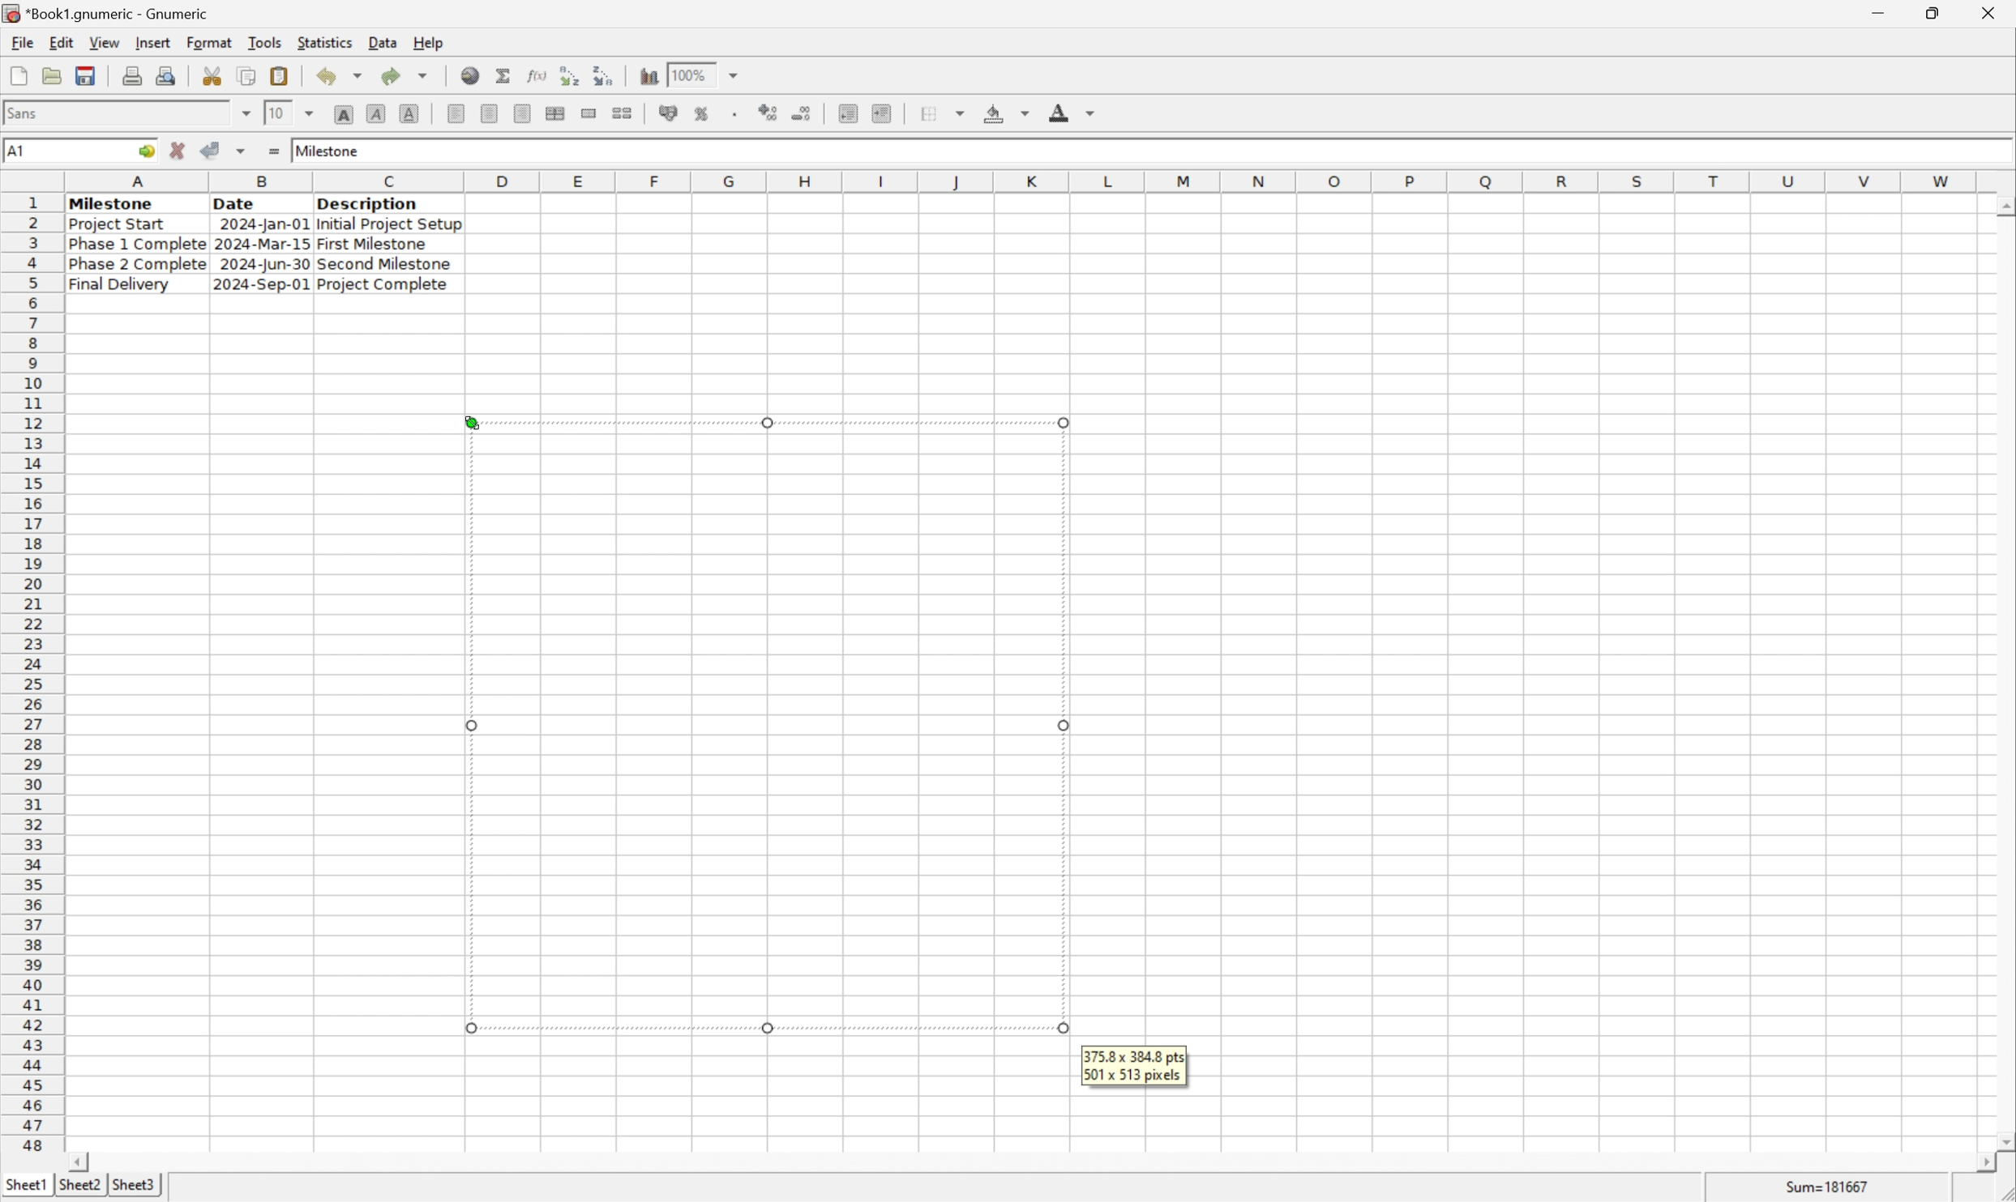 Image resolution: width=2016 pixels, height=1202 pixels. Describe the element at coordinates (272, 151) in the screenshot. I see `enter formula` at that location.